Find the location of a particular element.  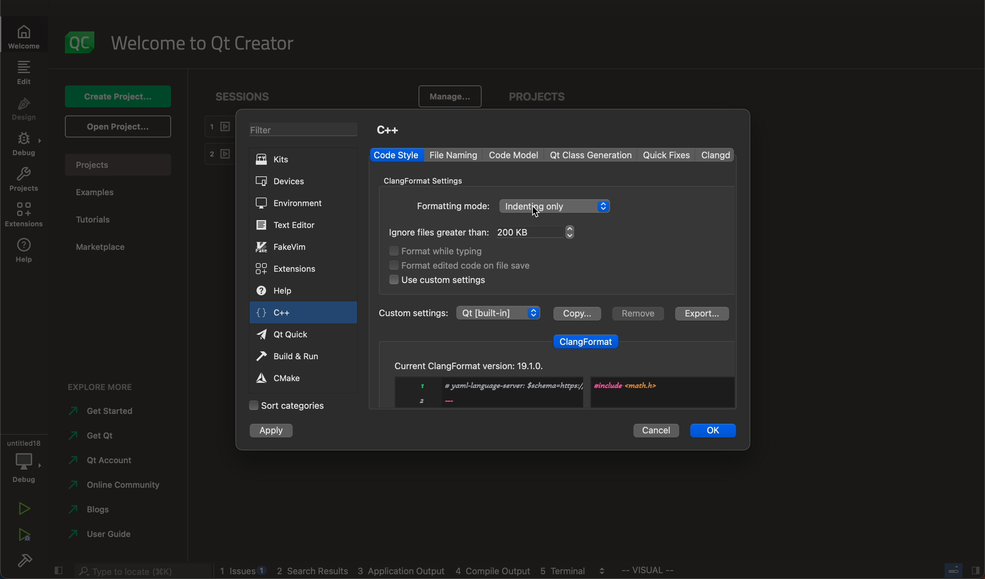

examples is located at coordinates (99, 193).